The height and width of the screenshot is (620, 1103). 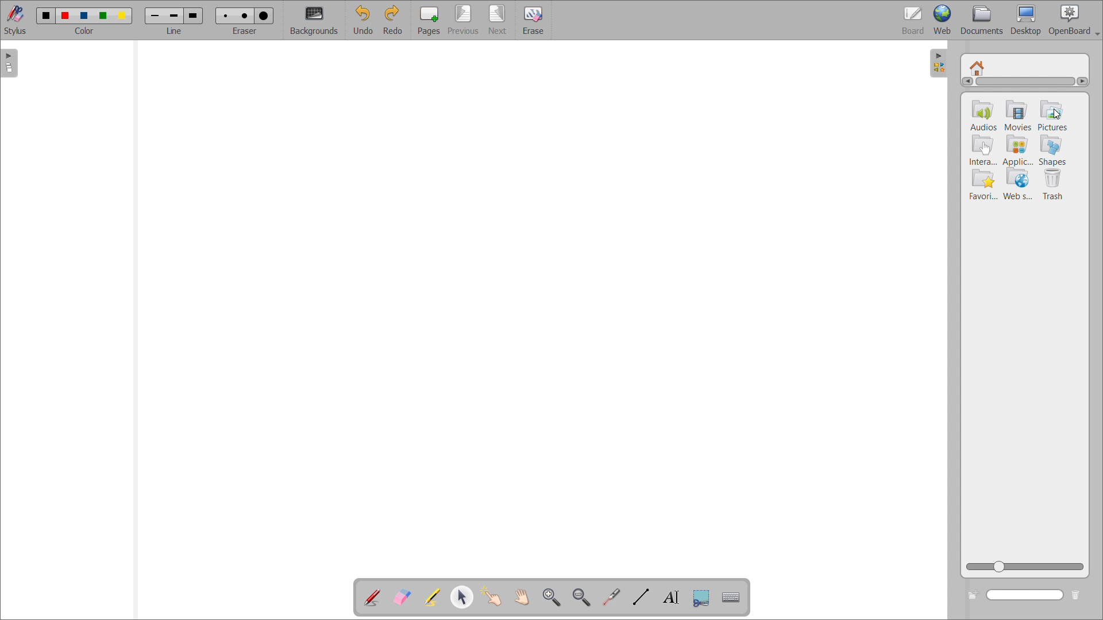 I want to click on write text, so click(x=672, y=597).